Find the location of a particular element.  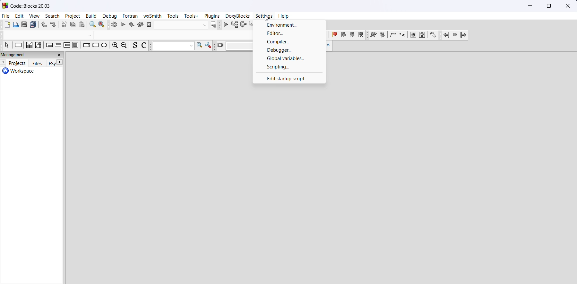

next  is located at coordinates (60, 62).